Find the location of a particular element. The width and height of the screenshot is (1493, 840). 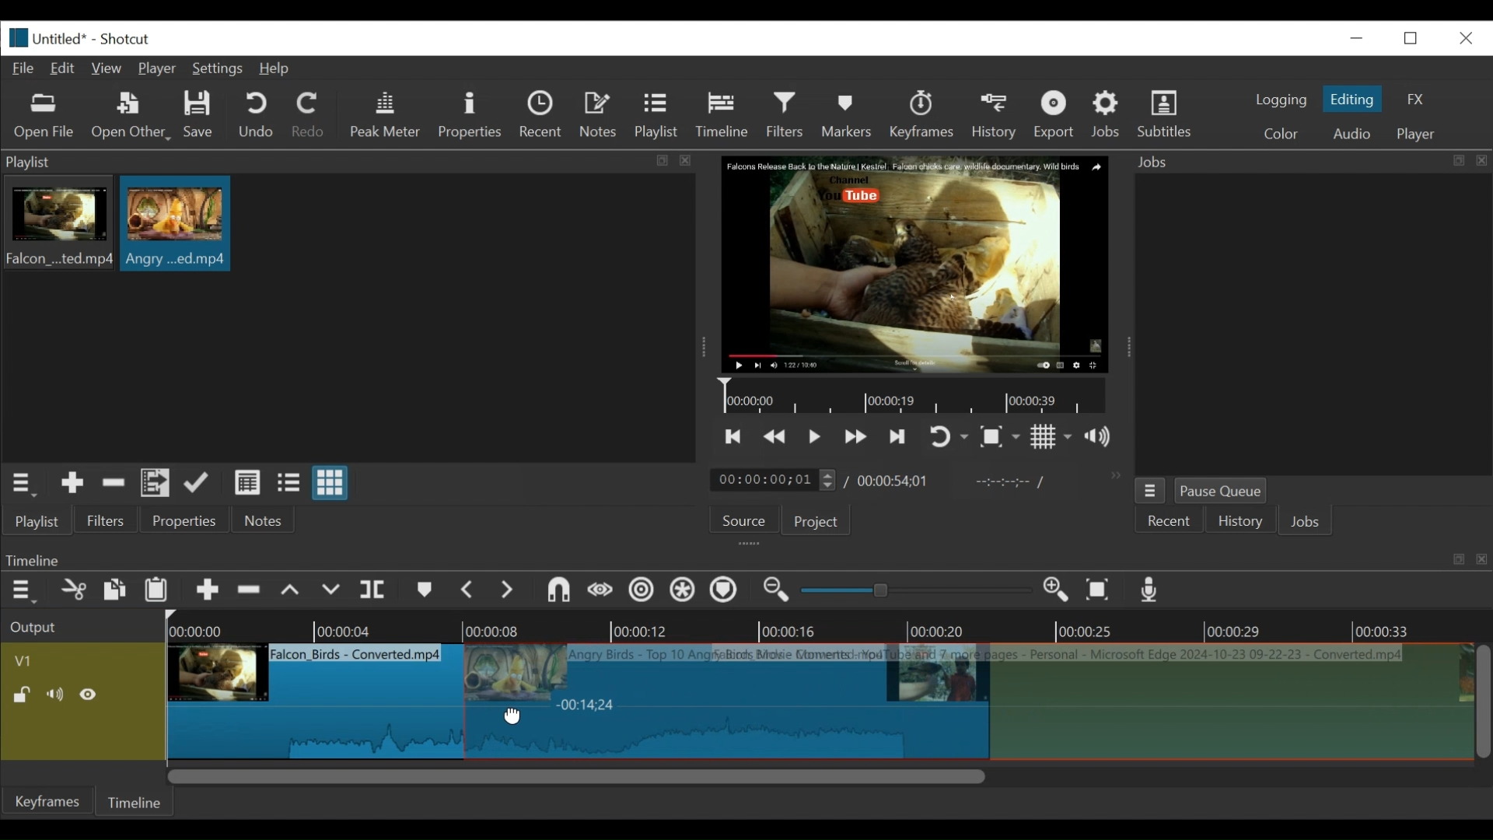

Settings is located at coordinates (221, 71).